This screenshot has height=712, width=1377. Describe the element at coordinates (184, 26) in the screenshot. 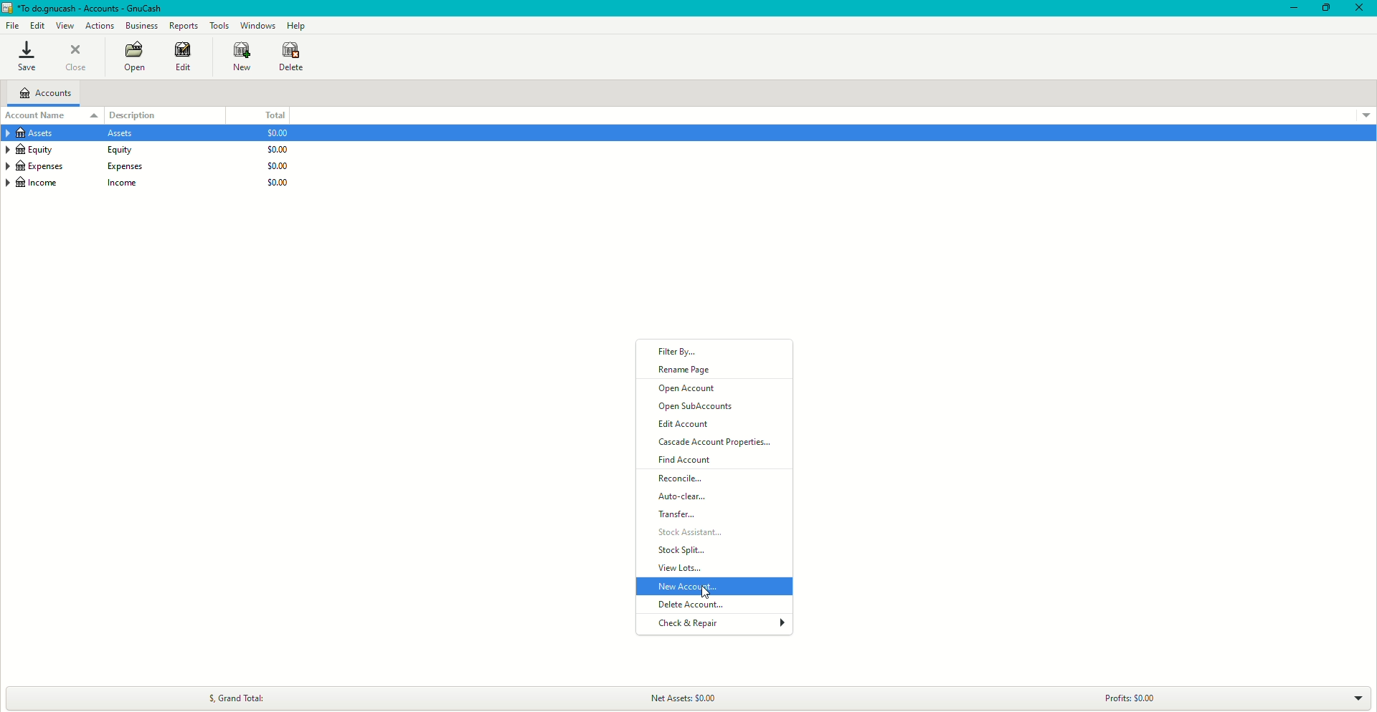

I see `Reports` at that location.